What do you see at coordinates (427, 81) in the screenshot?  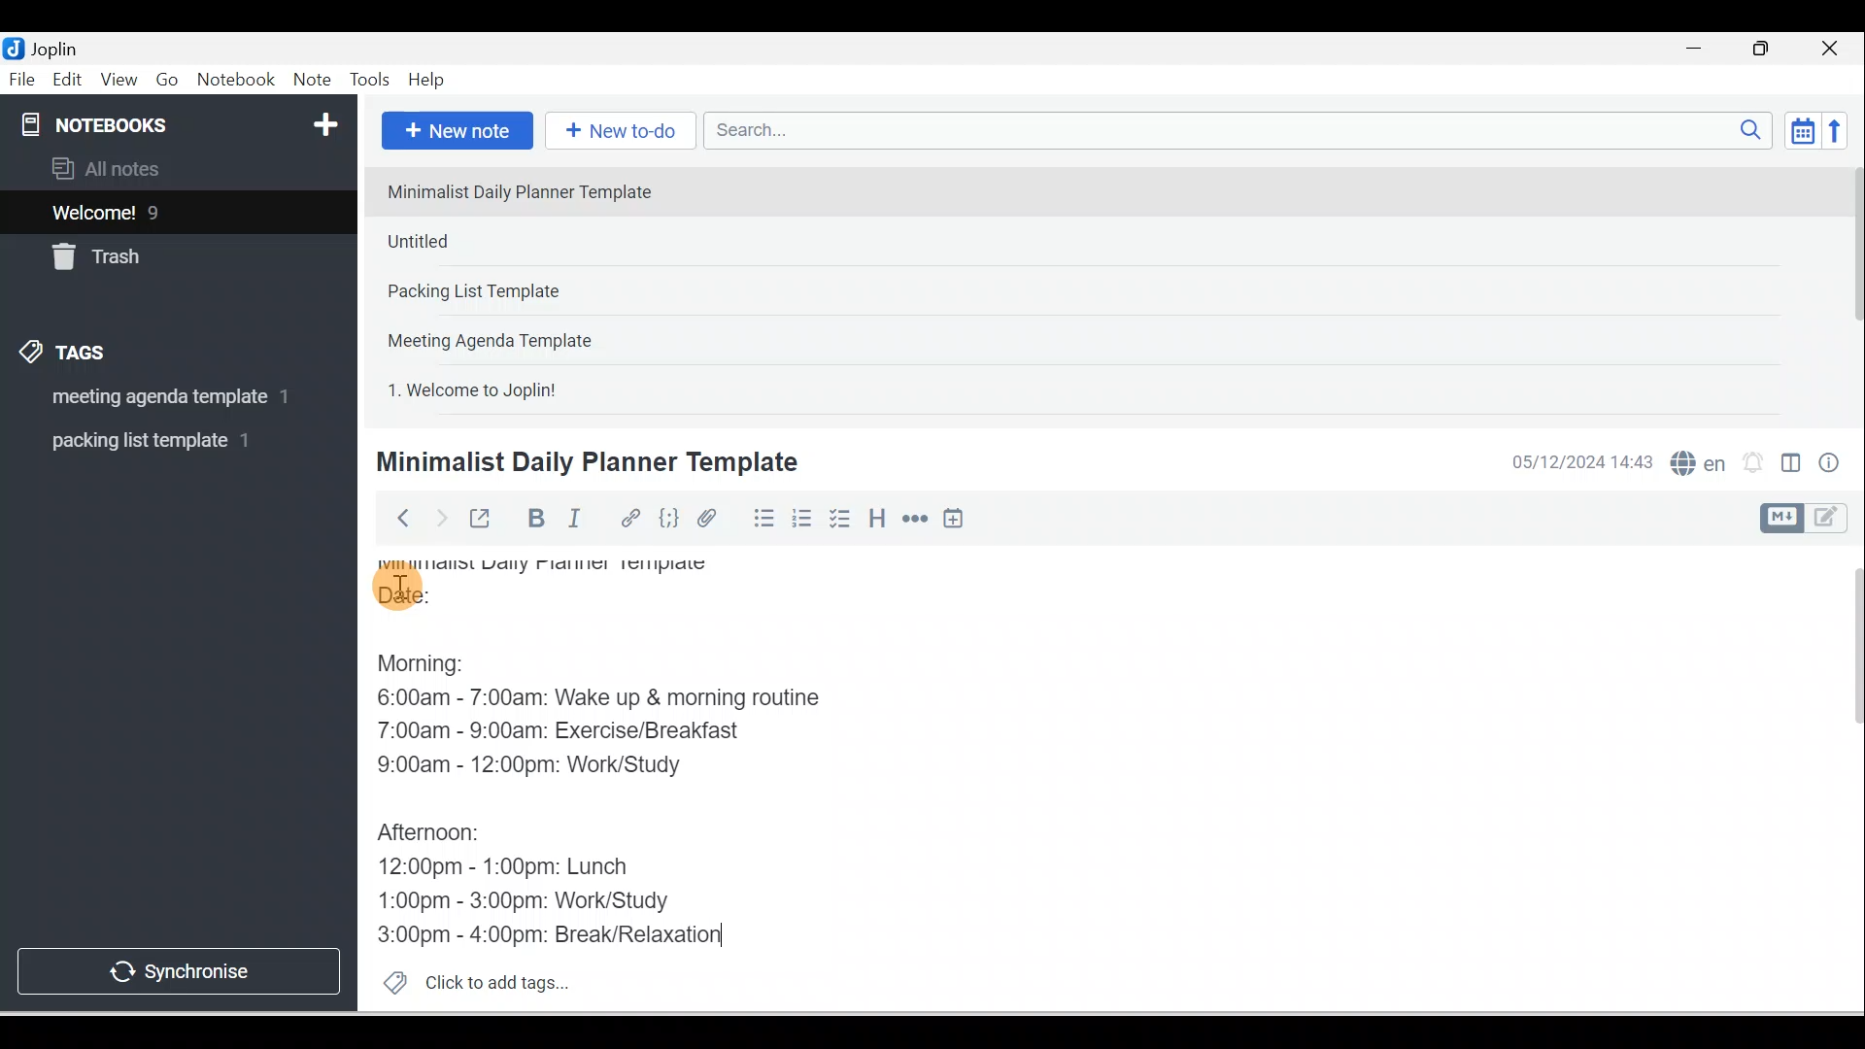 I see `Help` at bounding box center [427, 81].